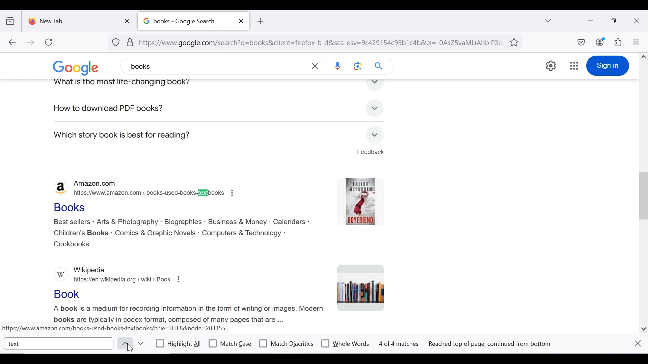 The width and height of the screenshot is (648, 364). What do you see at coordinates (124, 343) in the screenshot?
I see `previous` at bounding box center [124, 343].